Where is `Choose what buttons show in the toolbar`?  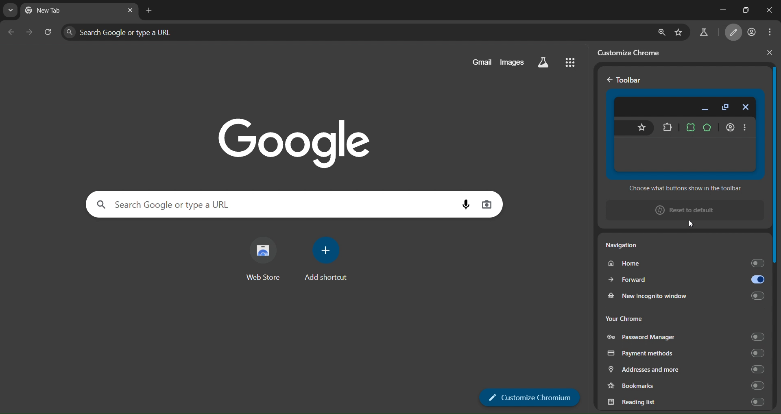
Choose what buttons show in the toolbar is located at coordinates (686, 188).